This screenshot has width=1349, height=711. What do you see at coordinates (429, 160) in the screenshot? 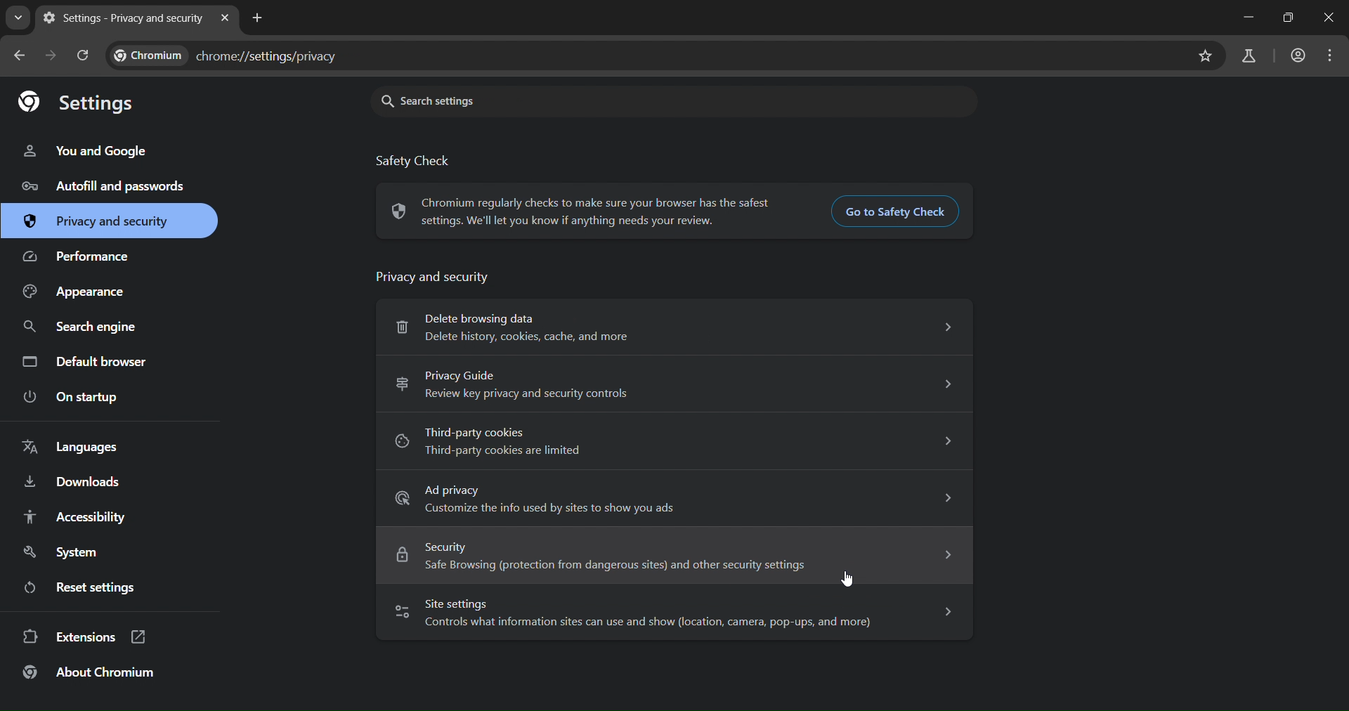
I see `Safety Check` at bounding box center [429, 160].